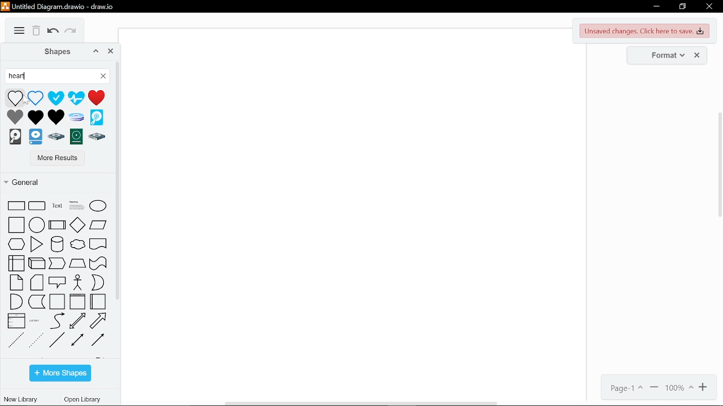 This screenshot has width=723, height=406. I want to click on container, so click(77, 302).